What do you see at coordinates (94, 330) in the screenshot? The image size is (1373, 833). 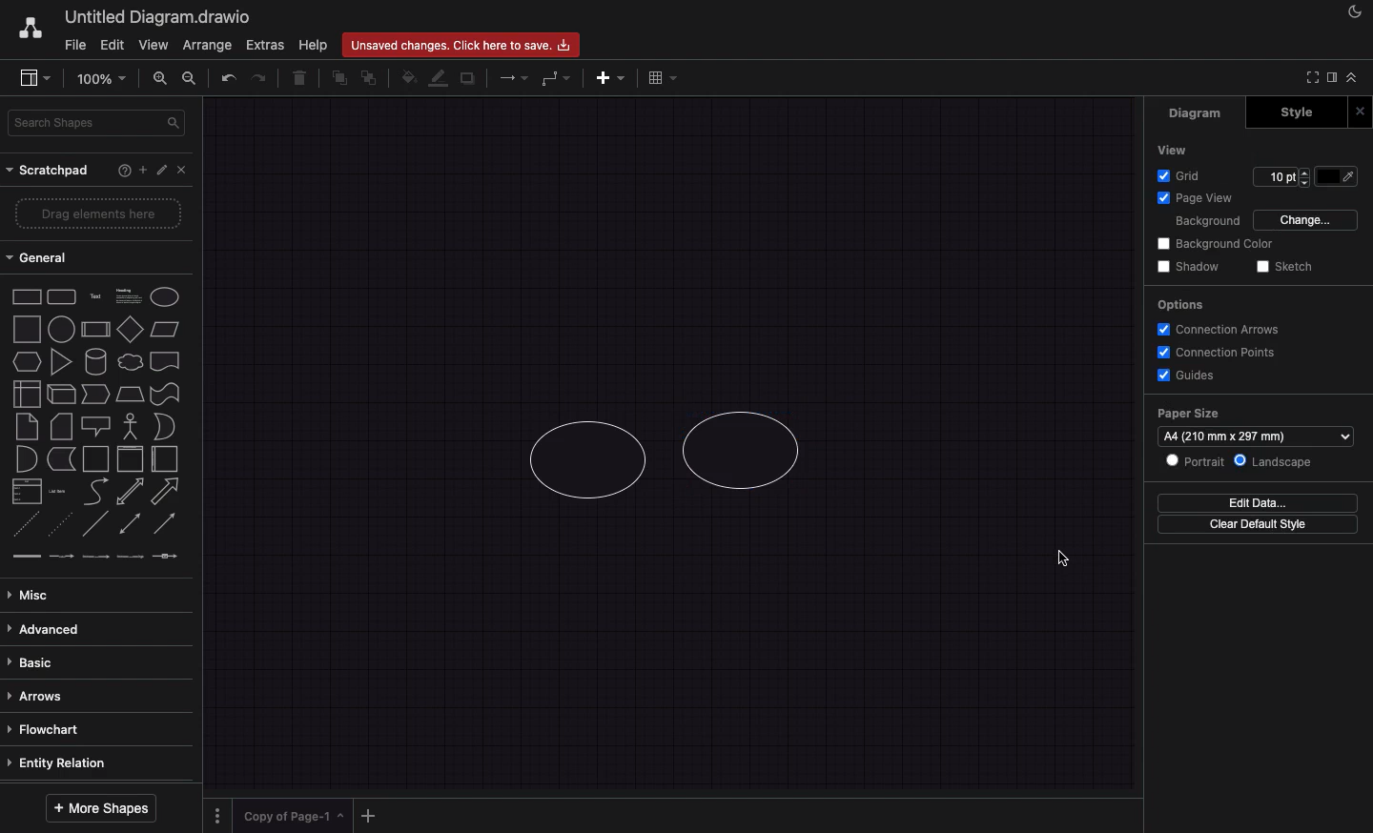 I see `process` at bounding box center [94, 330].